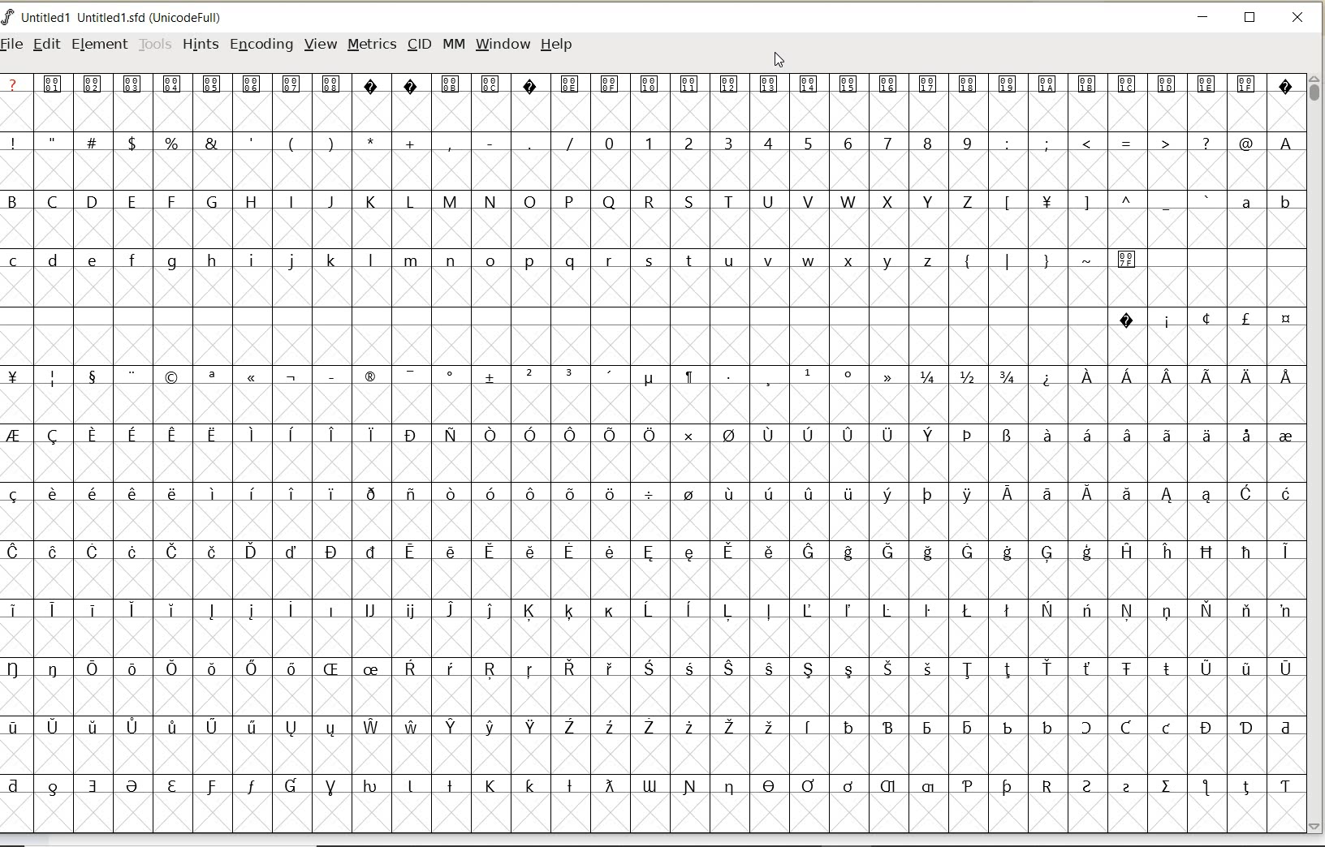 The height and width of the screenshot is (847, 1325). I want to click on FONT NAME, so click(127, 18).